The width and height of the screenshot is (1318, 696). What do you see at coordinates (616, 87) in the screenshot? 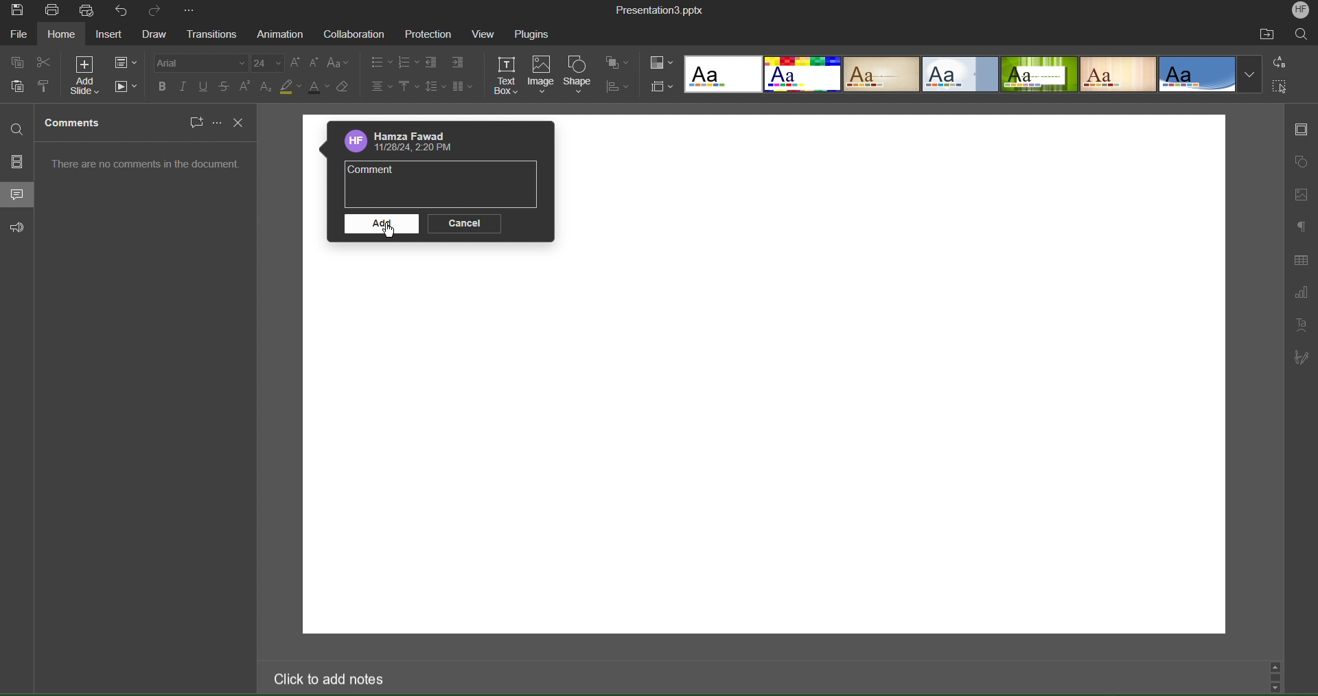
I see `Distribute` at bounding box center [616, 87].